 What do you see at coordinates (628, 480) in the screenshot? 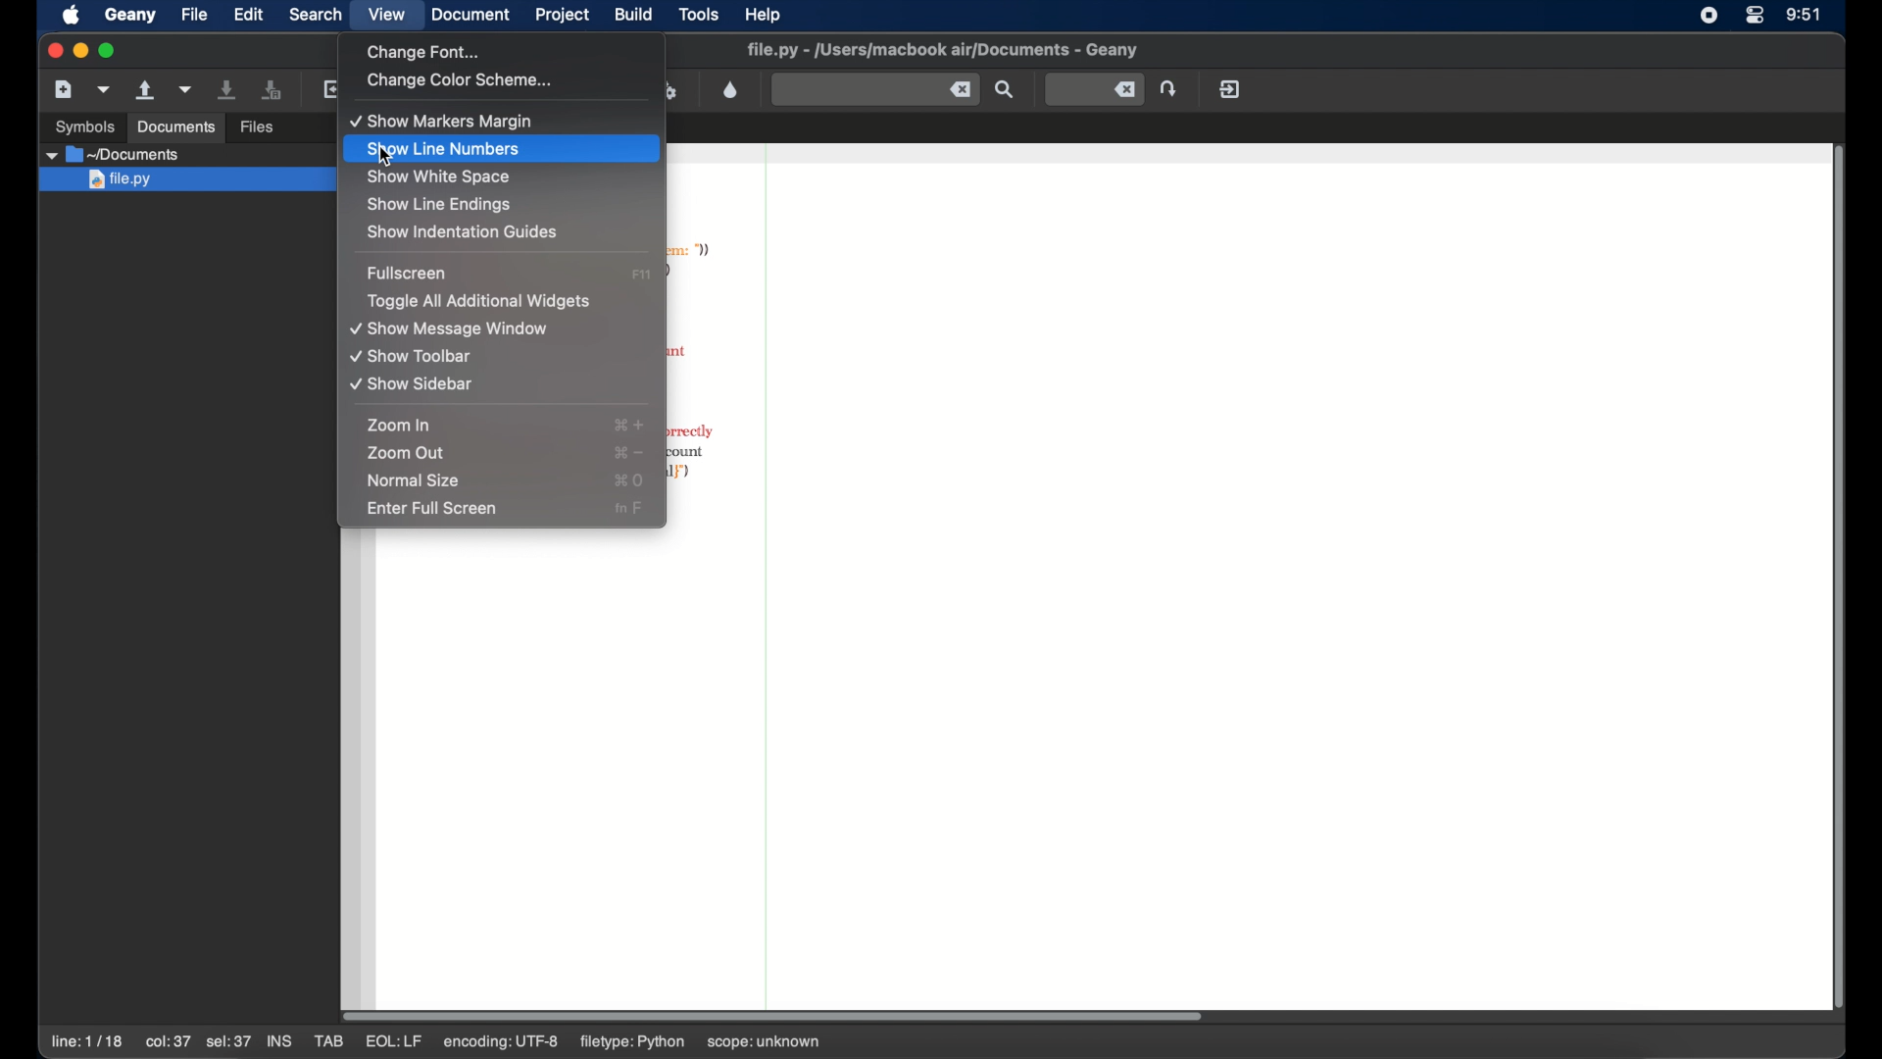
I see `normal size shortcut` at bounding box center [628, 480].